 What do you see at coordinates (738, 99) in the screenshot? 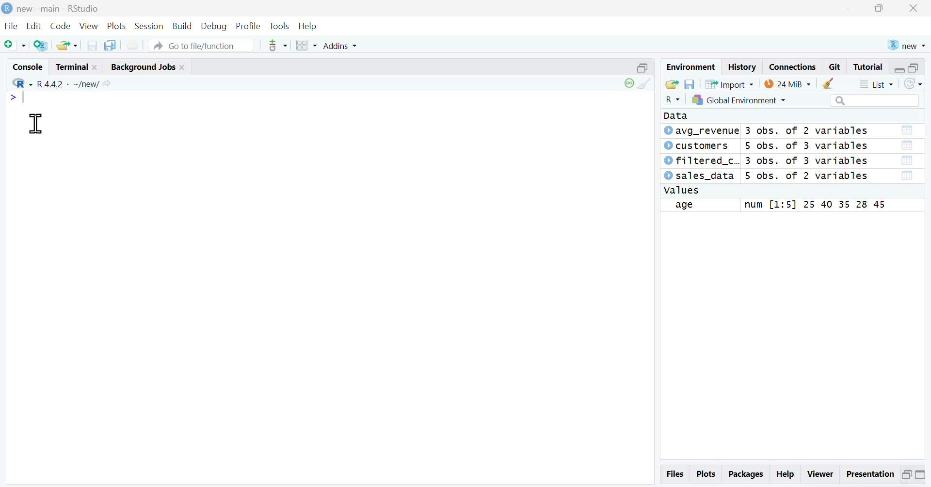
I see `Select Environment - Global Environment` at bounding box center [738, 99].